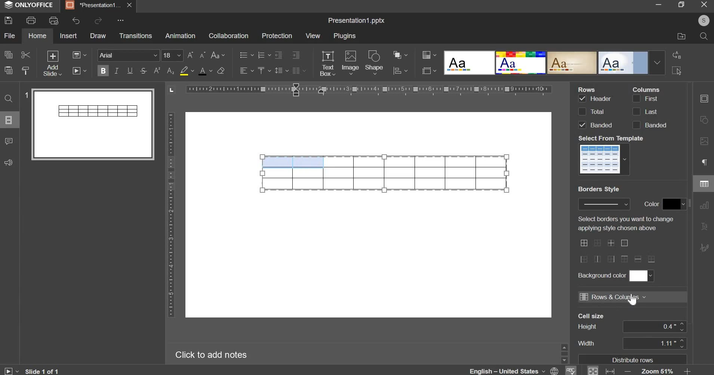  Describe the element at coordinates (704, 20) in the screenshot. I see `User's account` at that location.